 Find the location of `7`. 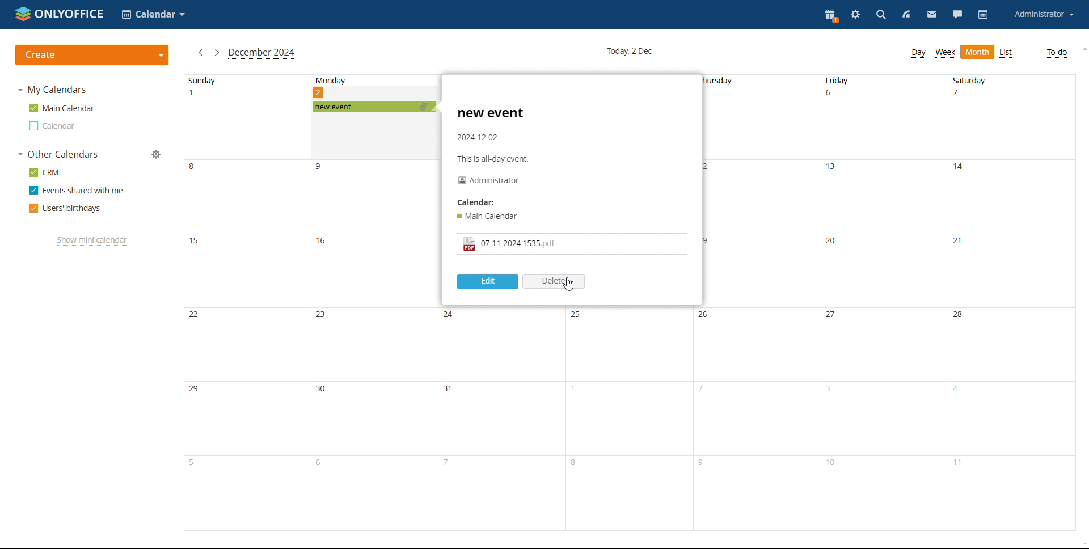

7 is located at coordinates (446, 463).